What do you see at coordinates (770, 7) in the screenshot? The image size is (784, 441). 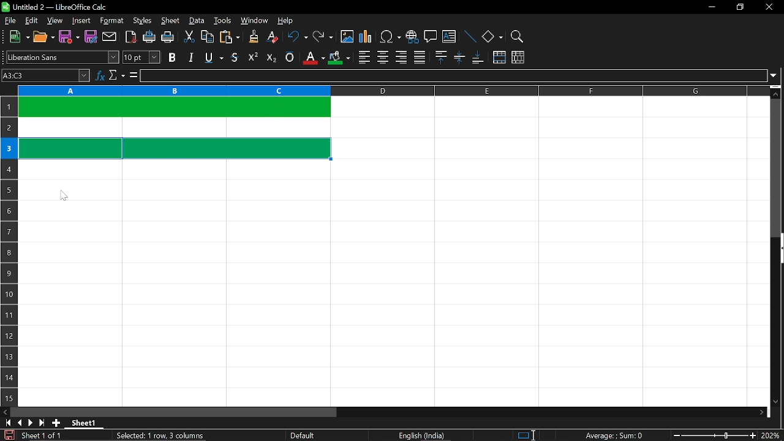 I see `close` at bounding box center [770, 7].